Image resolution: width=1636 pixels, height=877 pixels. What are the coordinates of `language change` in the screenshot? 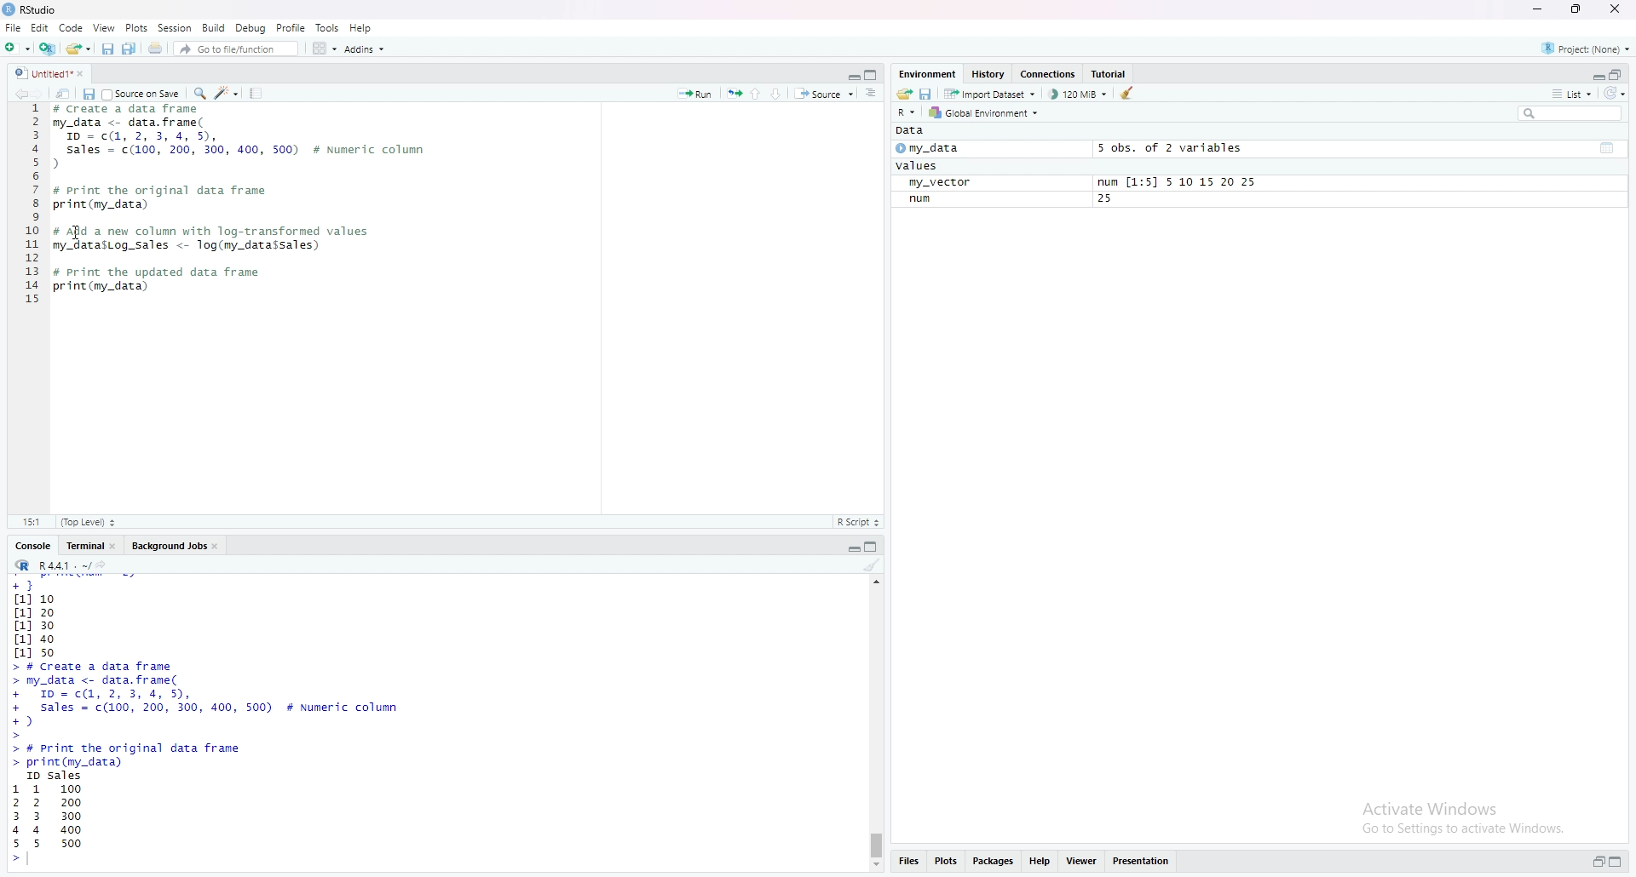 It's located at (907, 112).